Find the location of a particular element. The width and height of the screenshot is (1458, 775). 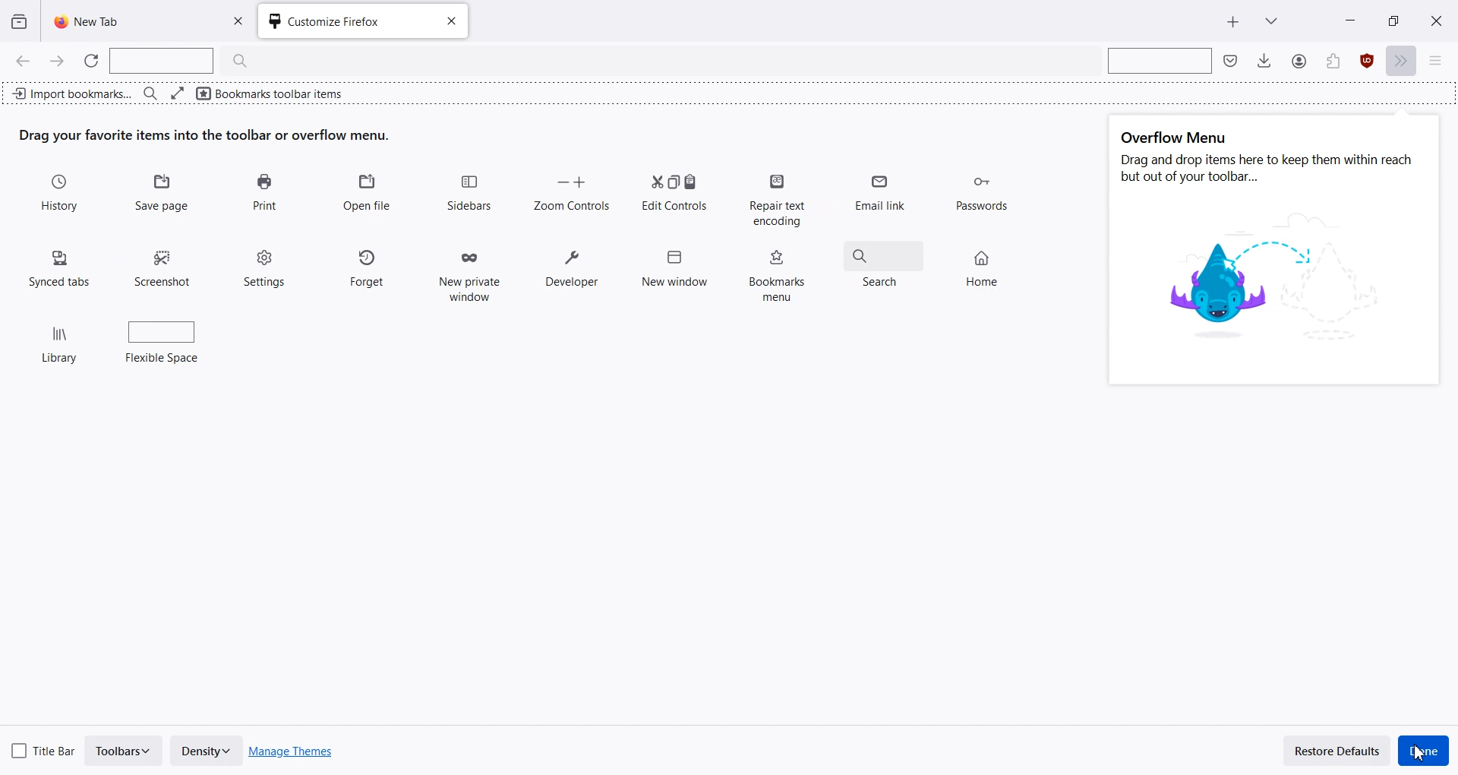

Search bar is located at coordinates (150, 93).